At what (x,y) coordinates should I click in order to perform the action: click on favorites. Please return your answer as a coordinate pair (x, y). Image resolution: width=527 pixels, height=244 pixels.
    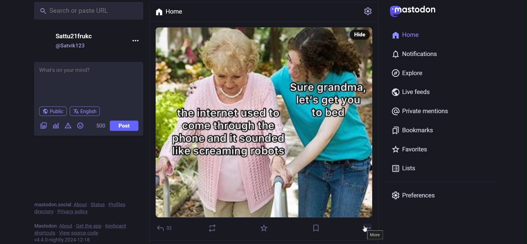
    Looking at the image, I should click on (408, 147).